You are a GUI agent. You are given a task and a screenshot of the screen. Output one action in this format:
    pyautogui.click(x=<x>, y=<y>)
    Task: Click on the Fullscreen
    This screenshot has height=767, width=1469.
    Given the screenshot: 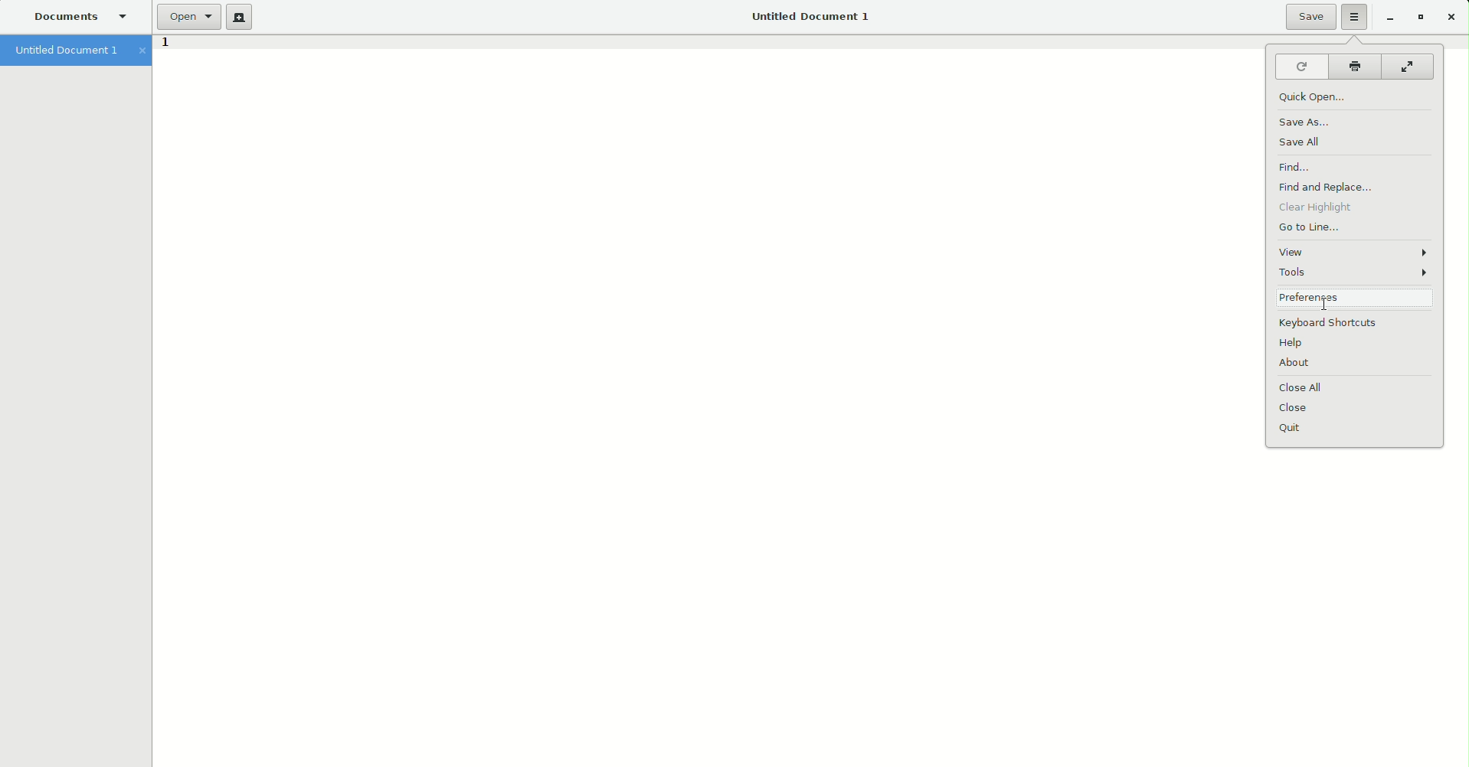 What is the action you would take?
    pyautogui.click(x=1405, y=68)
    